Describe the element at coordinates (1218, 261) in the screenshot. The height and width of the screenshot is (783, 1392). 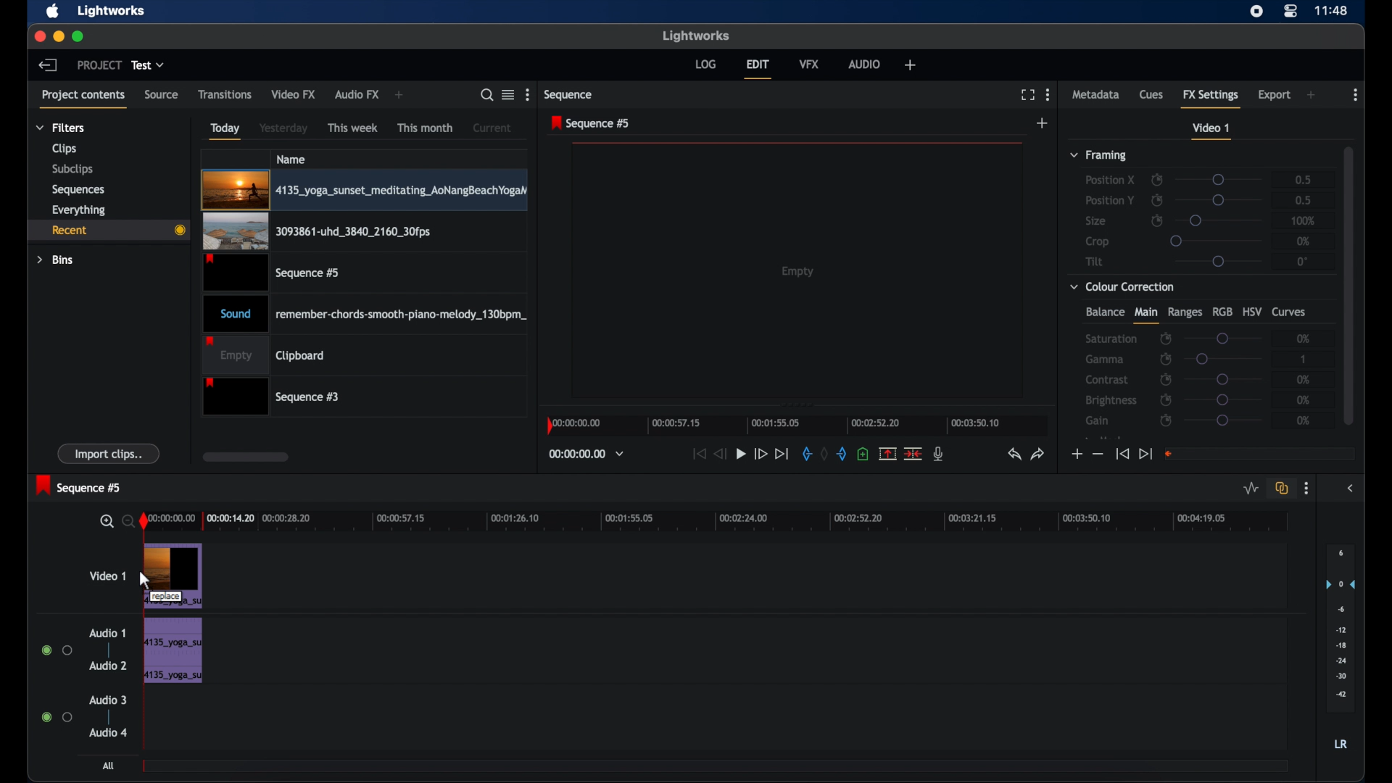
I see `slider` at that location.